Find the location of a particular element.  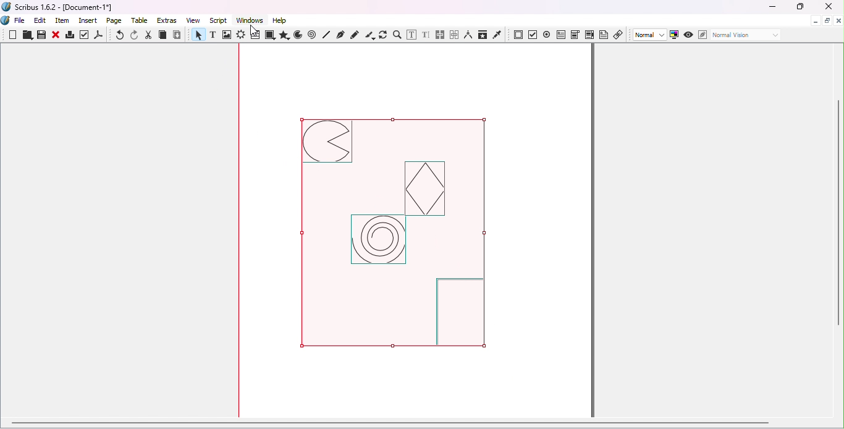

Copy item properties is located at coordinates (482, 35).